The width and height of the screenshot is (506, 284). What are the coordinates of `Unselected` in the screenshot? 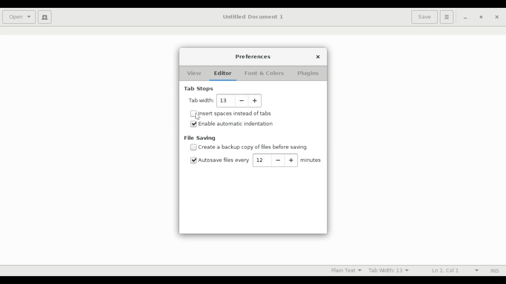 It's located at (193, 147).